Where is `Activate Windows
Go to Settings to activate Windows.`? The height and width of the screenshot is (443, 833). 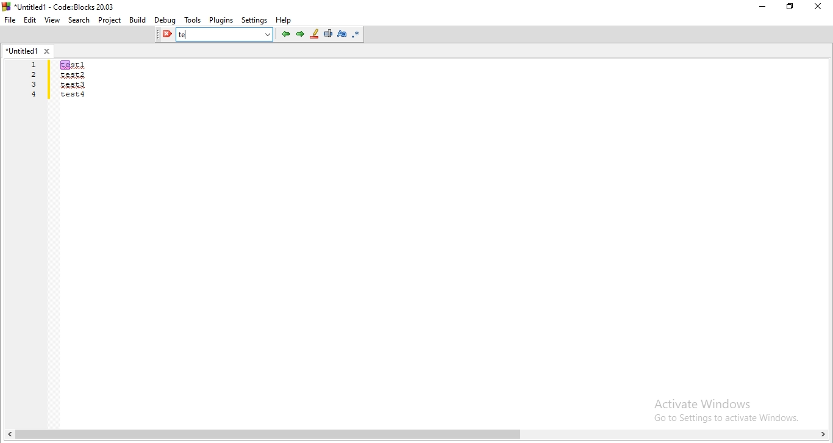 Activate Windows
Go to Settings to activate Windows. is located at coordinates (723, 407).